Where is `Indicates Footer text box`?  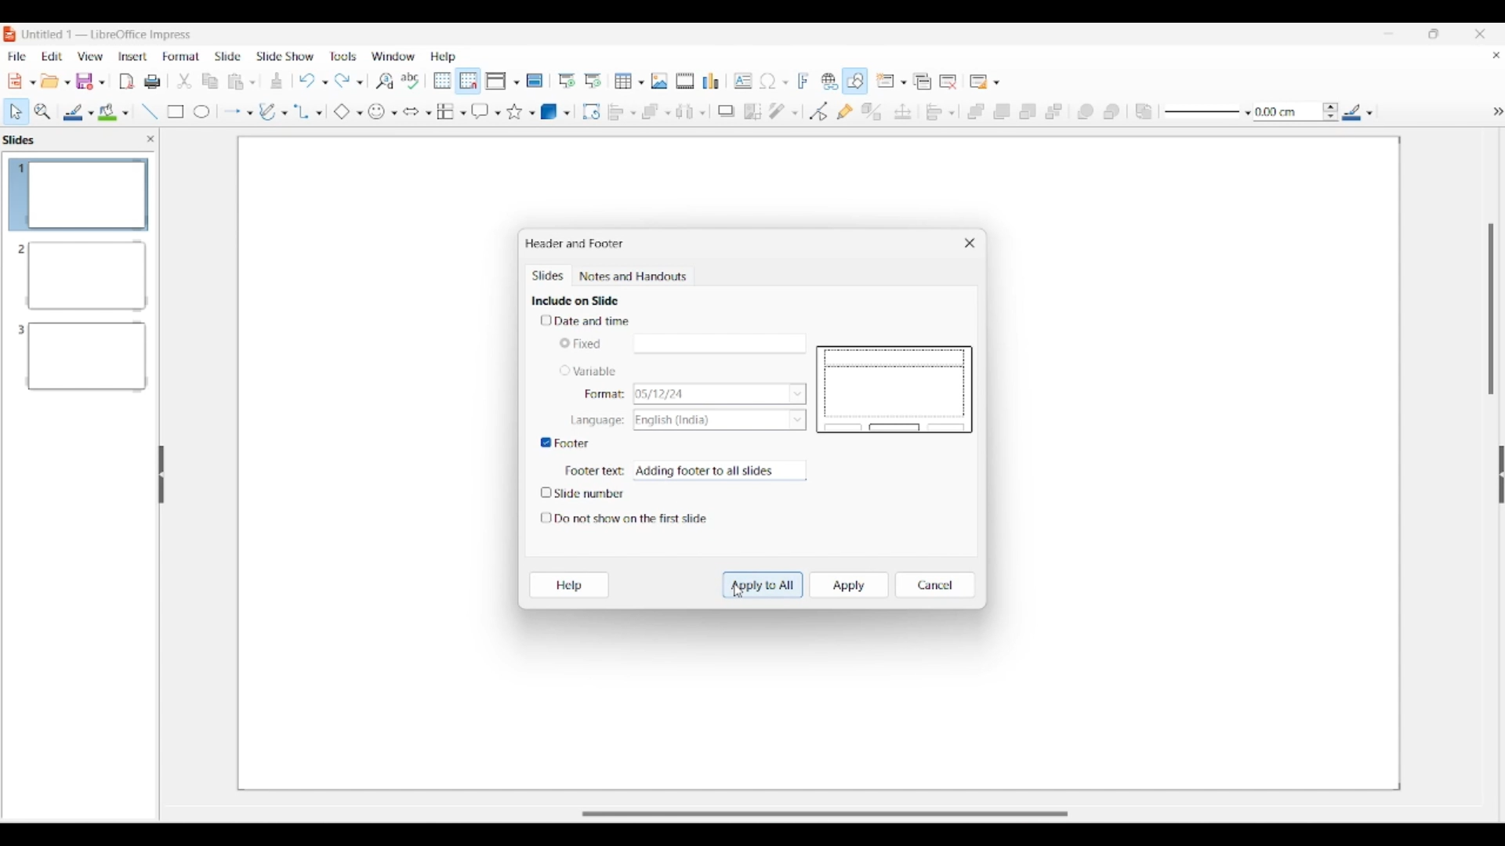
Indicates Footer text box is located at coordinates (594, 472).